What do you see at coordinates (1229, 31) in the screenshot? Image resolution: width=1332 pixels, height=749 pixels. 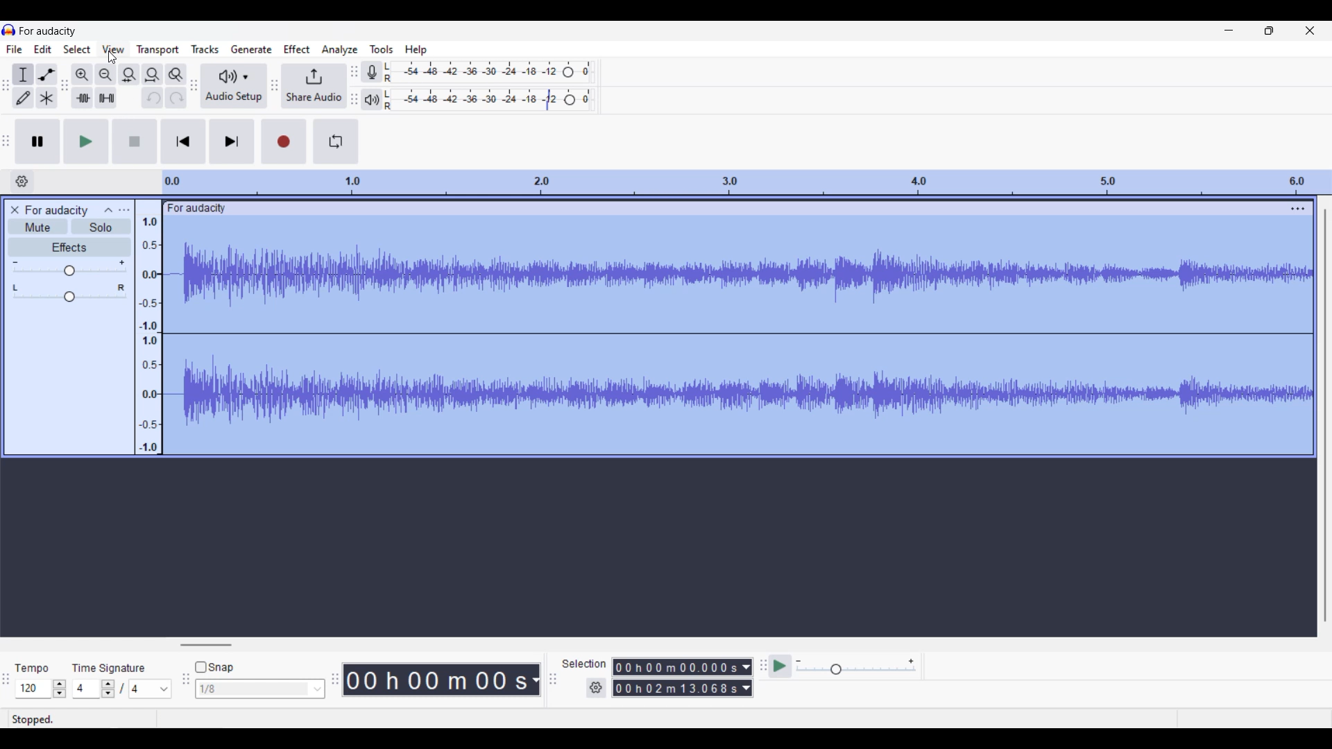 I see `Minimize` at bounding box center [1229, 31].